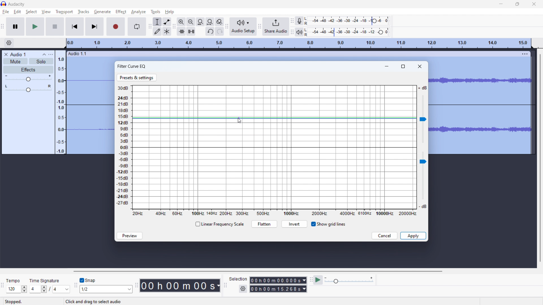 The image size is (543, 305). Describe the element at coordinates (181, 285) in the screenshot. I see `00h 00 m 00 s (timestamp)` at that location.